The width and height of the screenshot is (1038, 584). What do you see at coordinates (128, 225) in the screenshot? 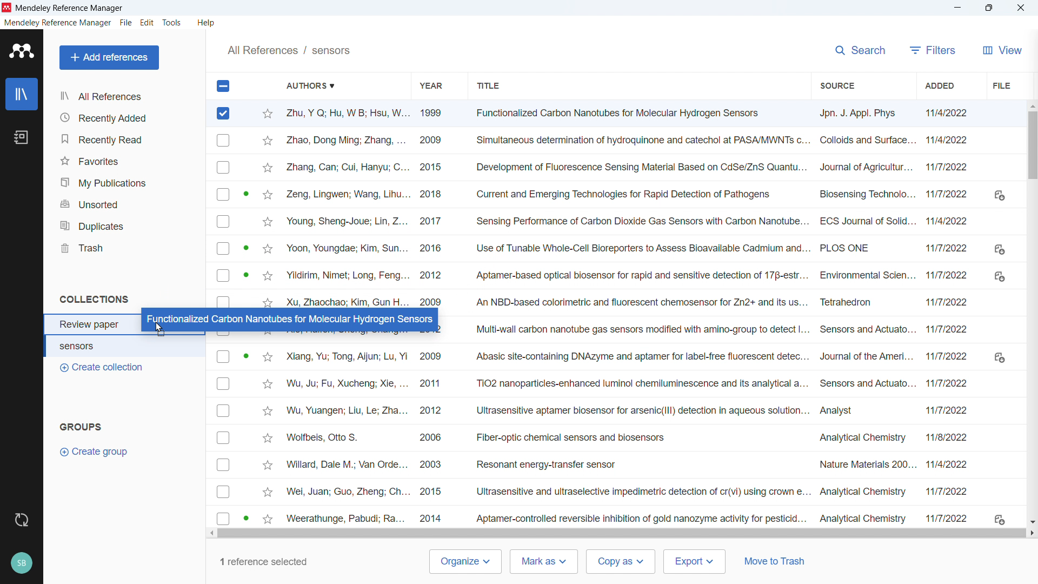
I see `Duplicates ` at bounding box center [128, 225].